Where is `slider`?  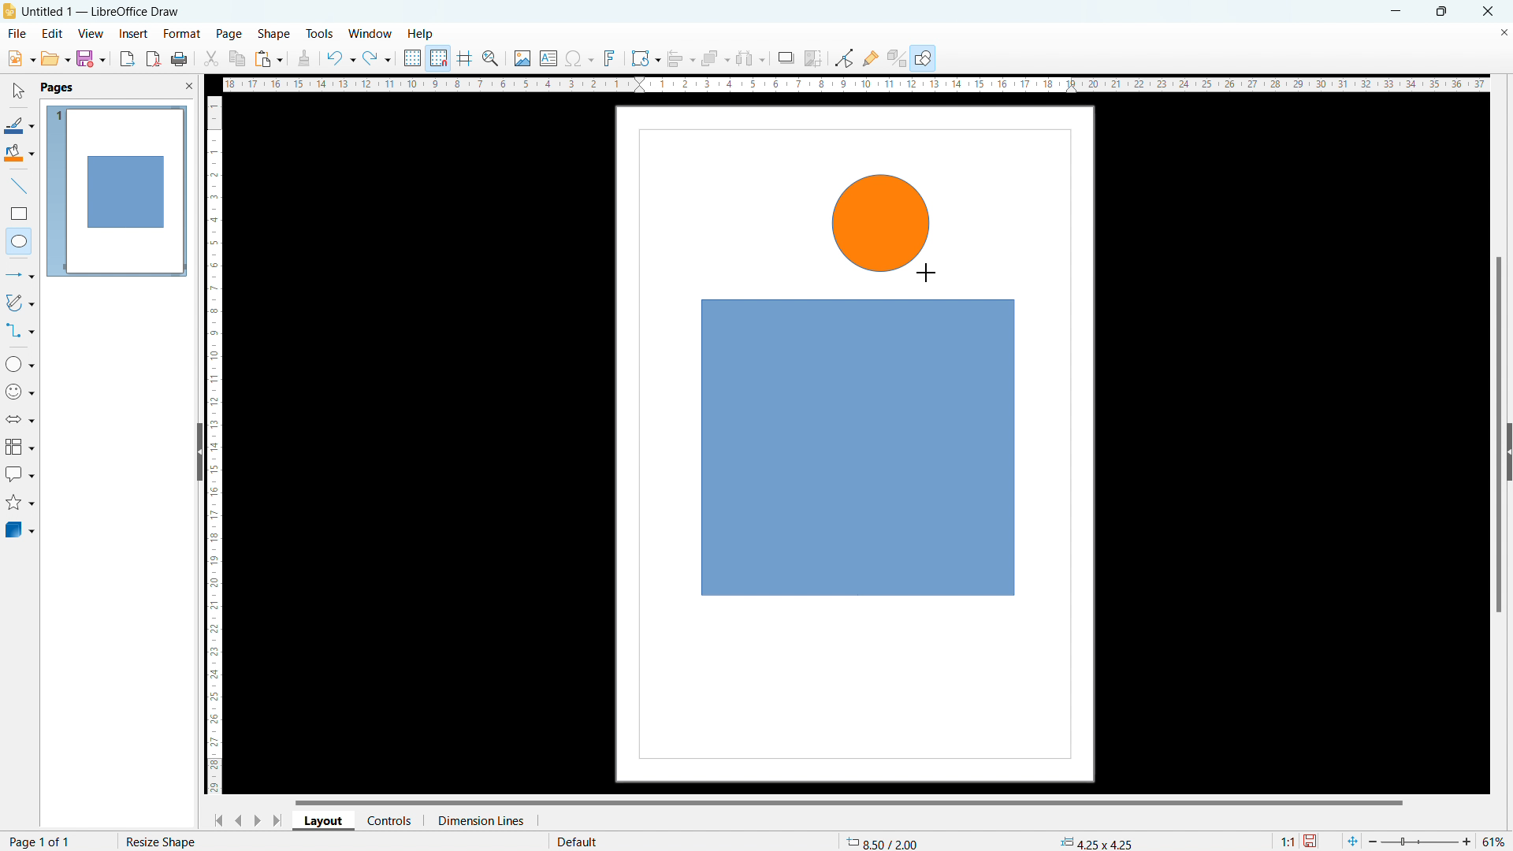 slider is located at coordinates (1418, 842).